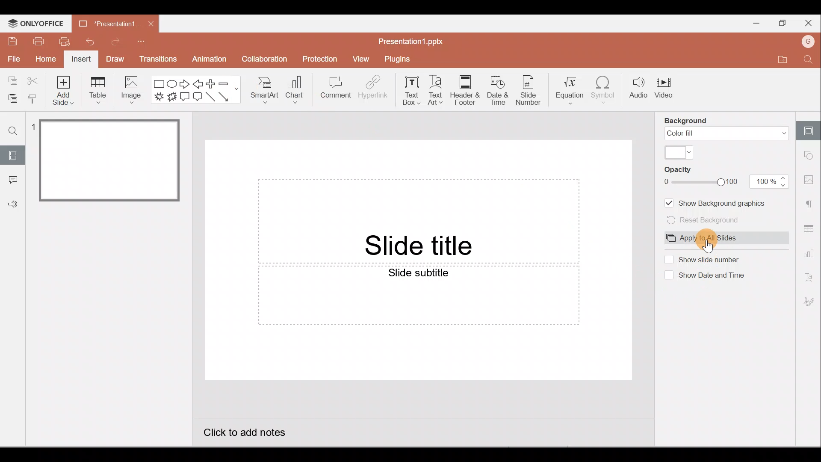 The width and height of the screenshot is (821, 462). Describe the element at coordinates (810, 303) in the screenshot. I see `Signature settings` at that location.